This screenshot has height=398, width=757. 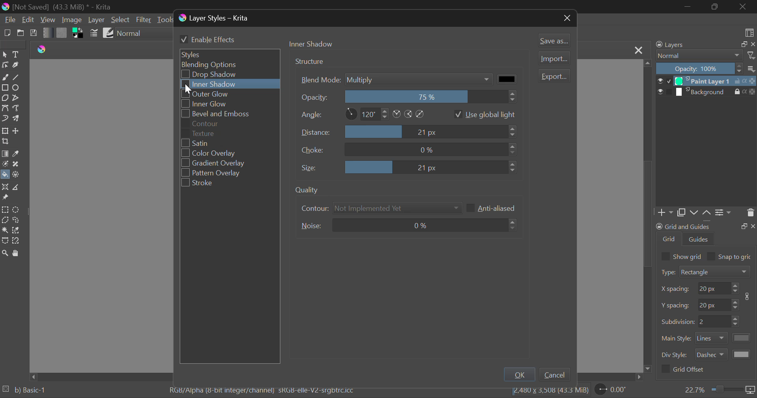 What do you see at coordinates (190, 89) in the screenshot?
I see `cursor` at bounding box center [190, 89].